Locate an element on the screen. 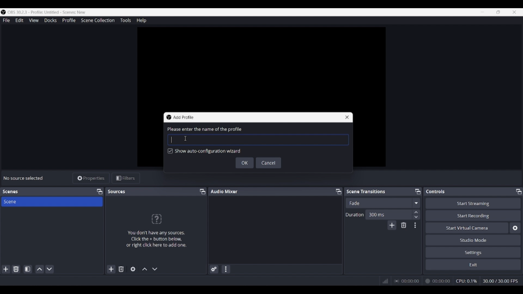  Fade options is located at coordinates (416, 203).